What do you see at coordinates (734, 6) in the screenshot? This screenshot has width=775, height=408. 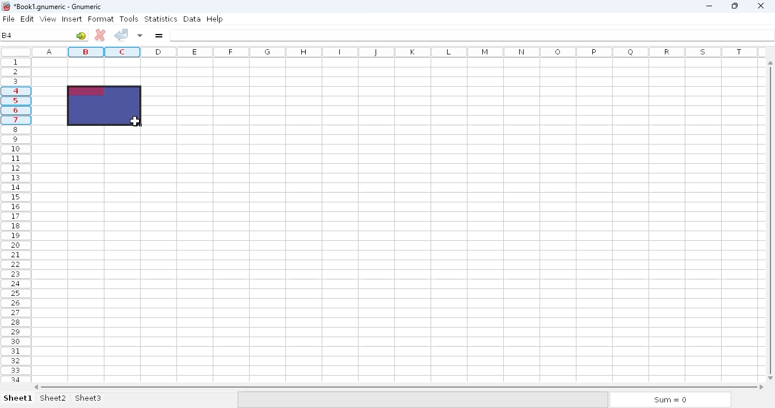 I see `maximize` at bounding box center [734, 6].